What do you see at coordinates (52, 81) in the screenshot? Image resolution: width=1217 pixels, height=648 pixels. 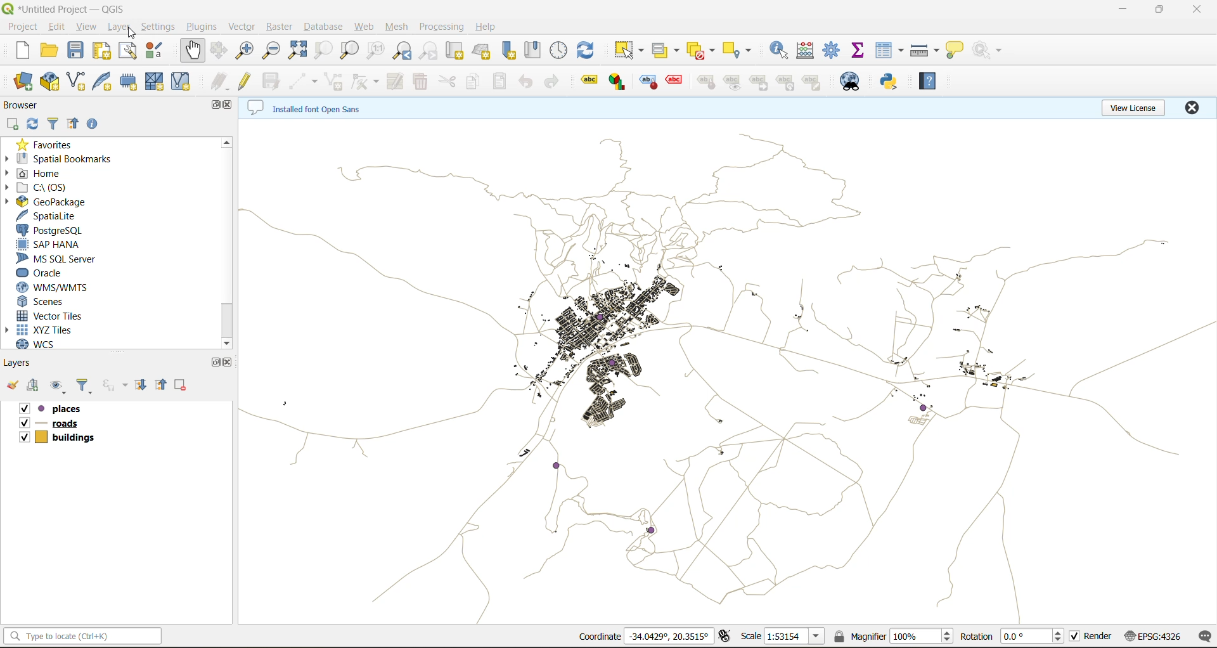 I see `new geopackage` at bounding box center [52, 81].